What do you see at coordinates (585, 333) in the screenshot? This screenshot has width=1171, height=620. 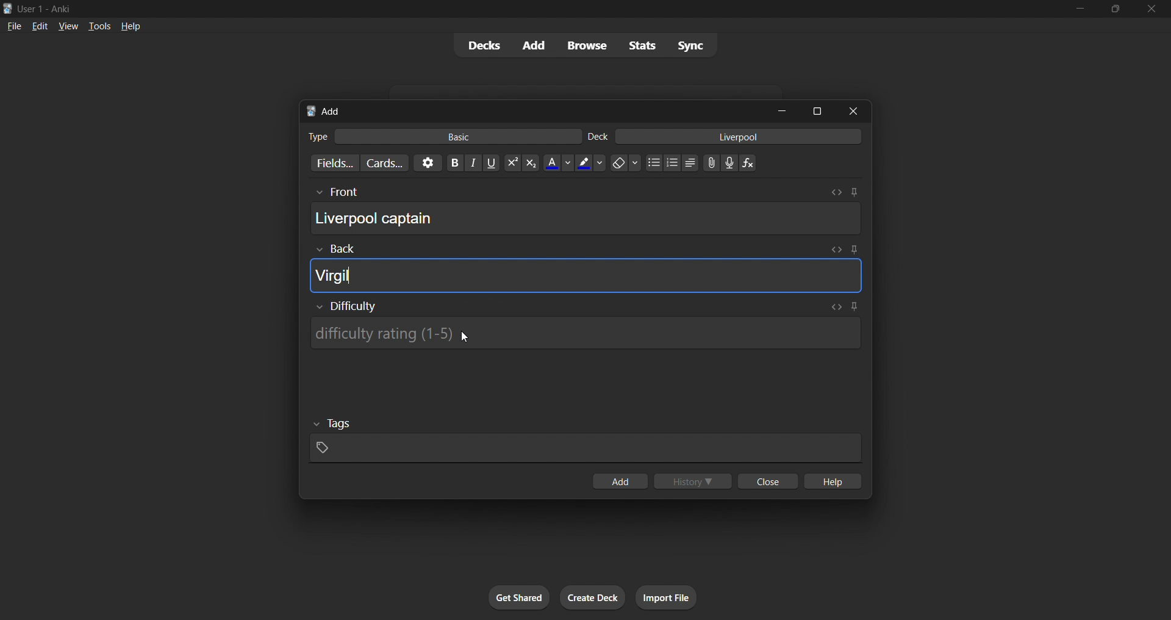 I see `Difficulty rating input box` at bounding box center [585, 333].